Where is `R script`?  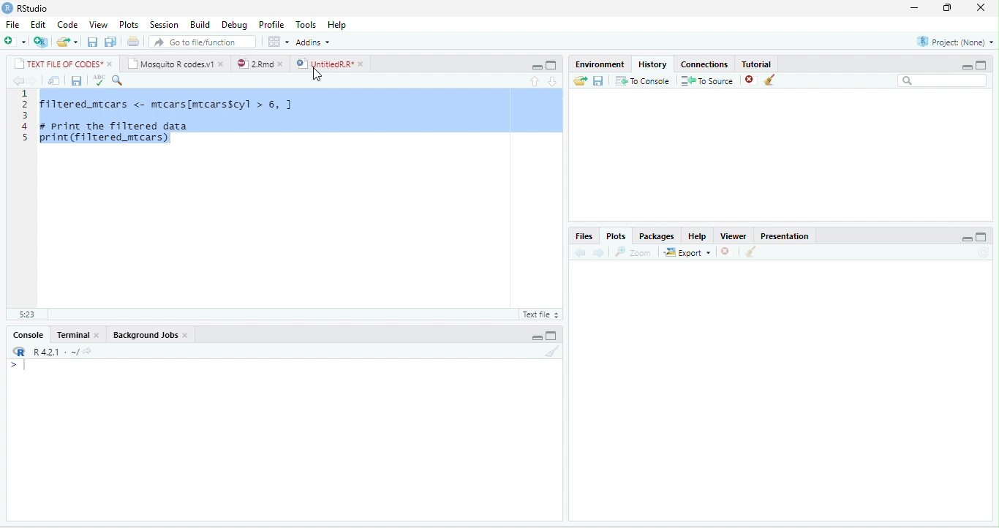 R script is located at coordinates (540, 314).